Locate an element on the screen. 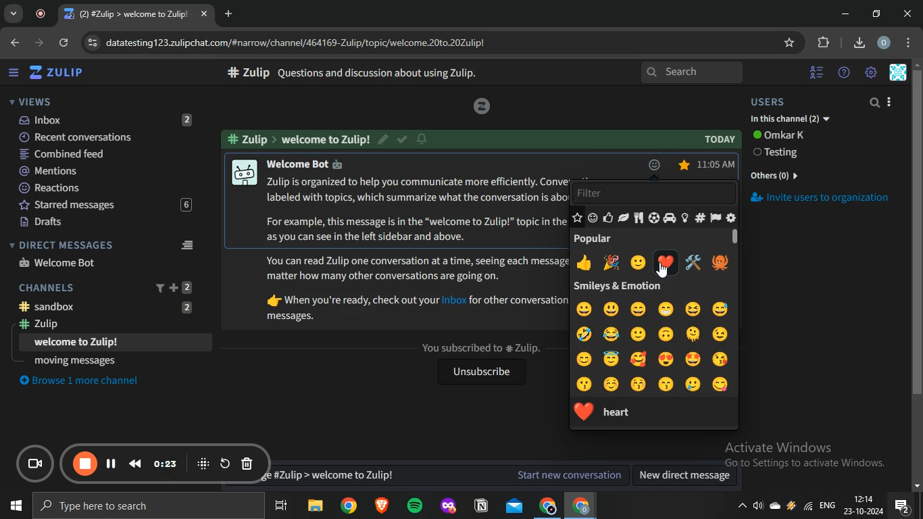  message actions is located at coordinates (671, 164).